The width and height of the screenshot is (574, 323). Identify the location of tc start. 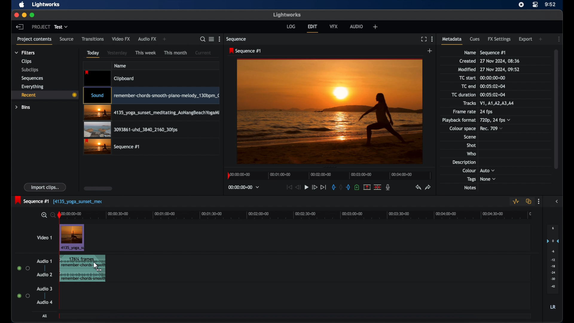
(494, 77).